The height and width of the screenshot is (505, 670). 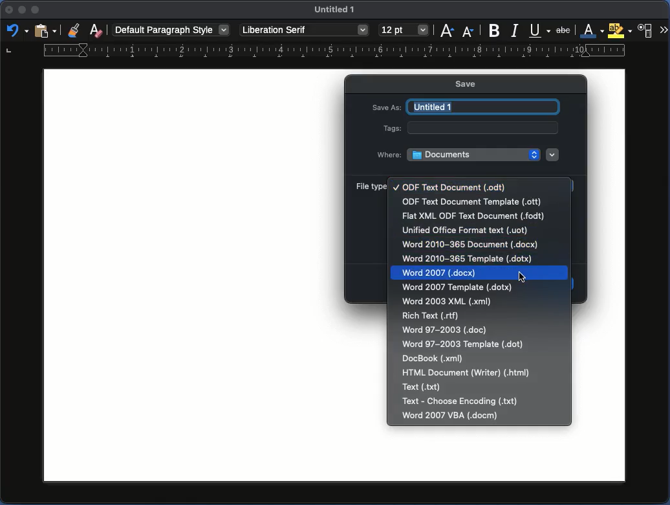 I want to click on xml, so click(x=435, y=359).